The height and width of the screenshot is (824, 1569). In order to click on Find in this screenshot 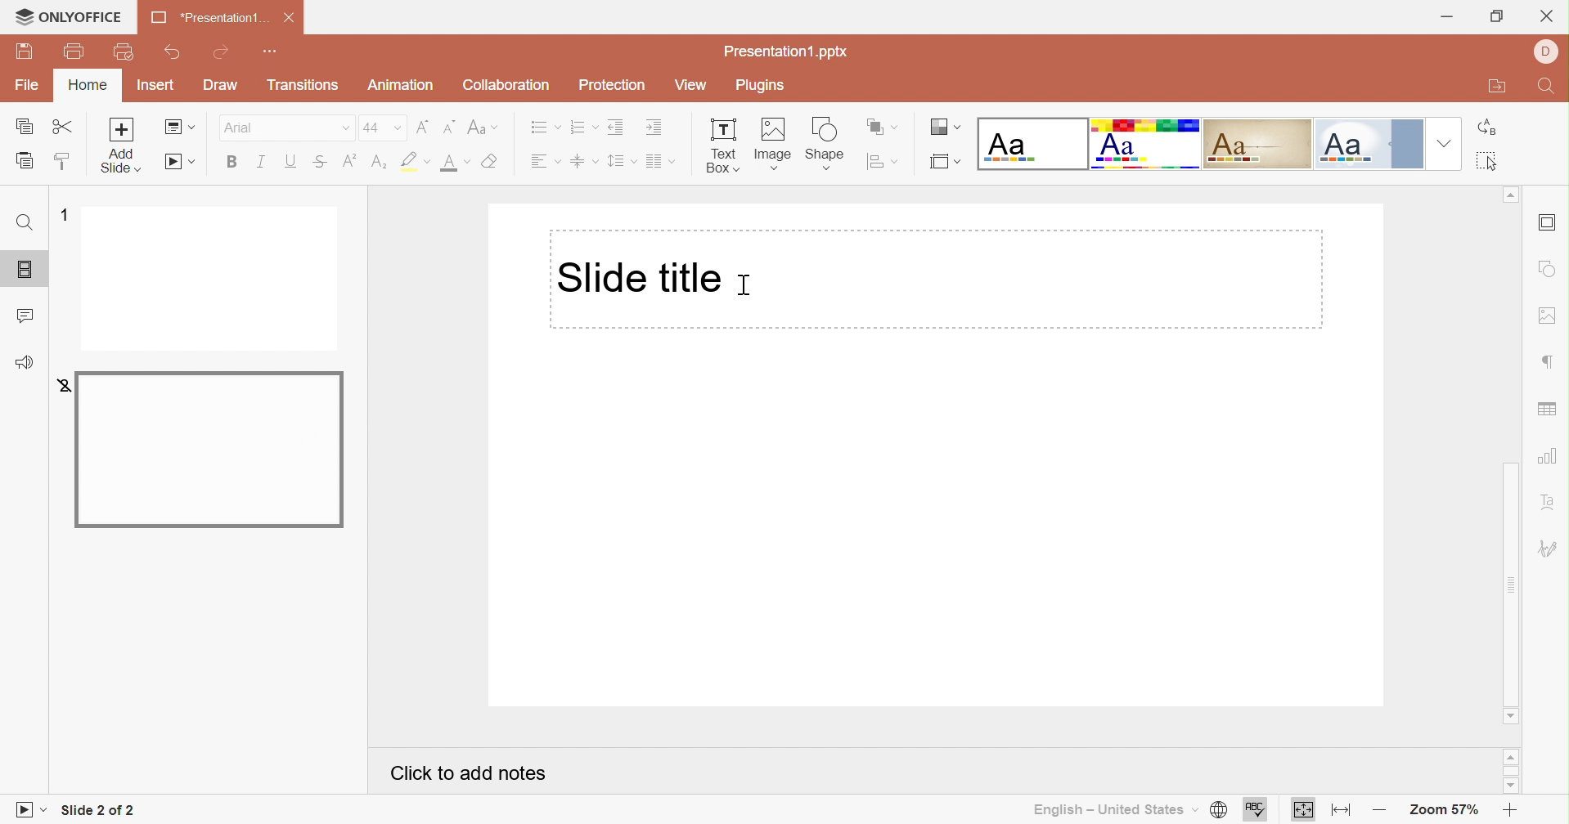, I will do `click(1550, 88)`.